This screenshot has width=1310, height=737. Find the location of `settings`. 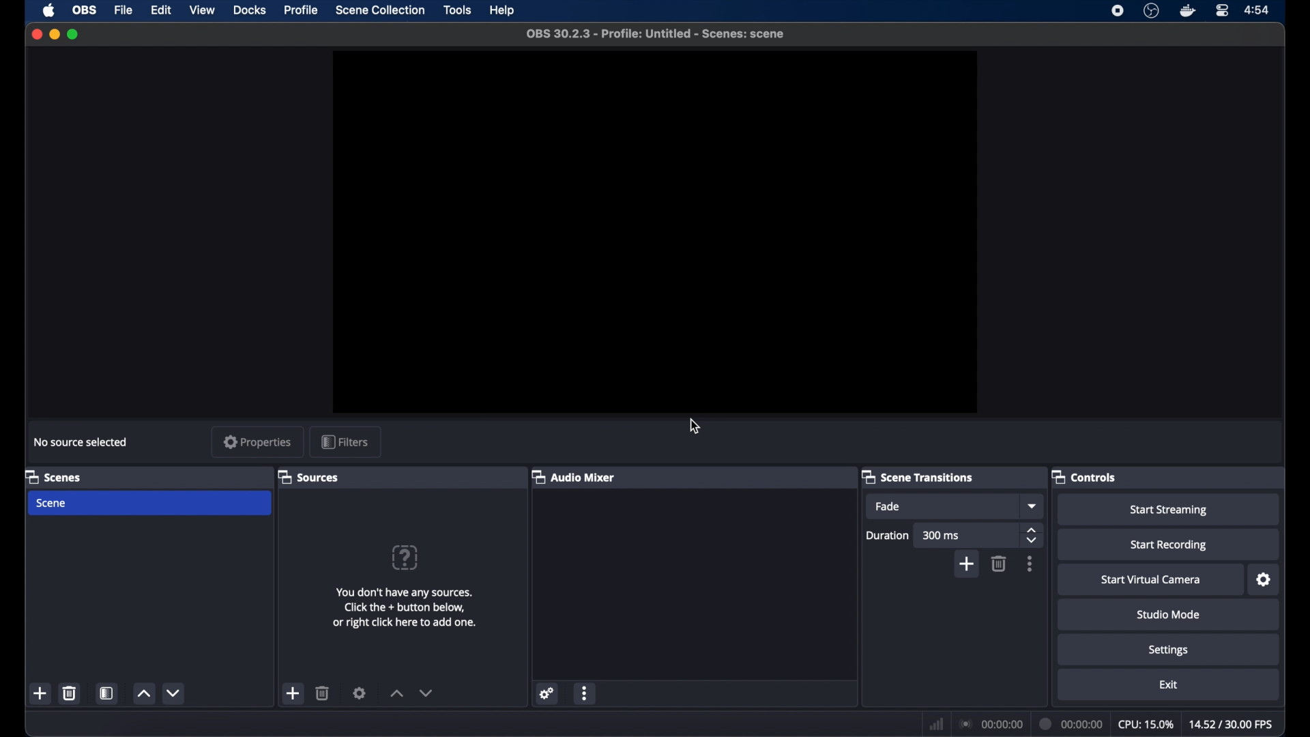

settings is located at coordinates (1264, 579).